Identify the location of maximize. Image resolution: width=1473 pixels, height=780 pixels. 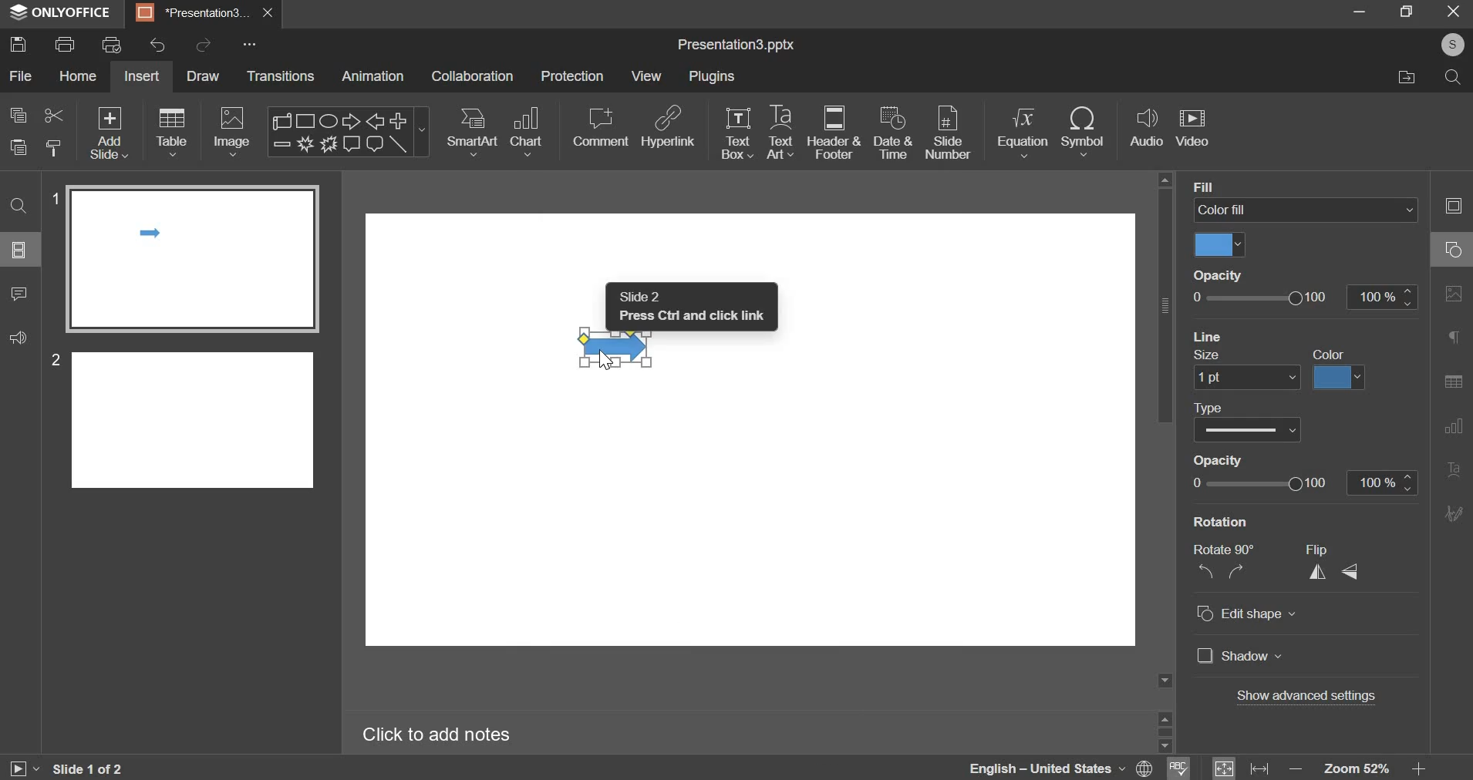
(1408, 11).